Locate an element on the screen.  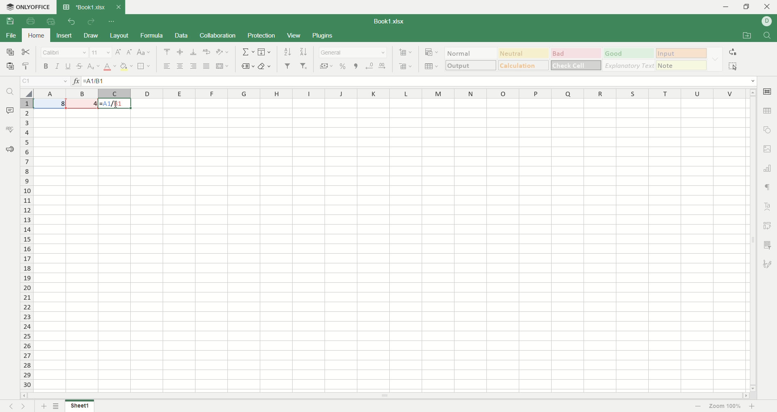
new sheet is located at coordinates (43, 406).